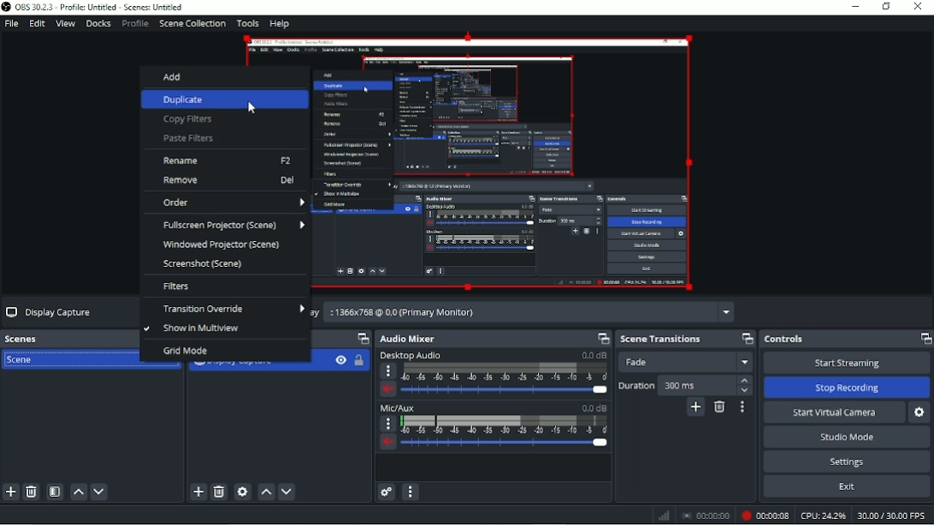  I want to click on Copy Filters, so click(187, 120).